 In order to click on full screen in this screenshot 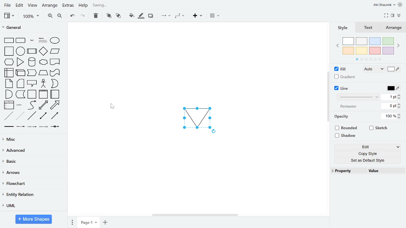, I will do `click(386, 15)`.